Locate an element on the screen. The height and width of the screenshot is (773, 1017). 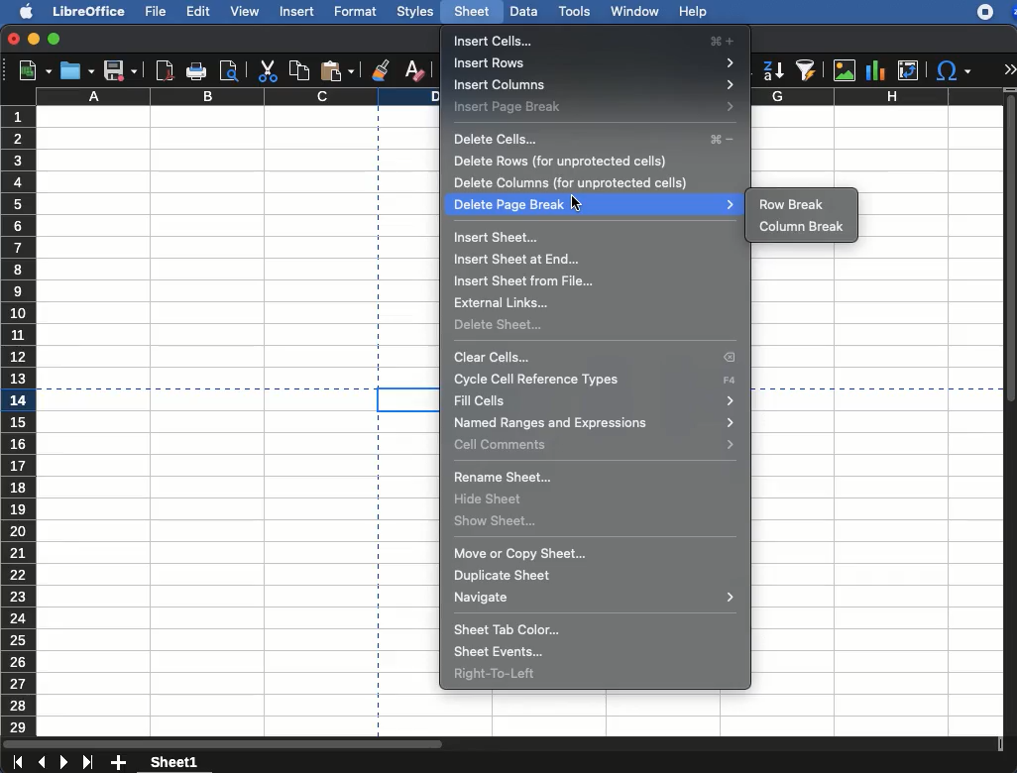
edit is located at coordinates (197, 12).